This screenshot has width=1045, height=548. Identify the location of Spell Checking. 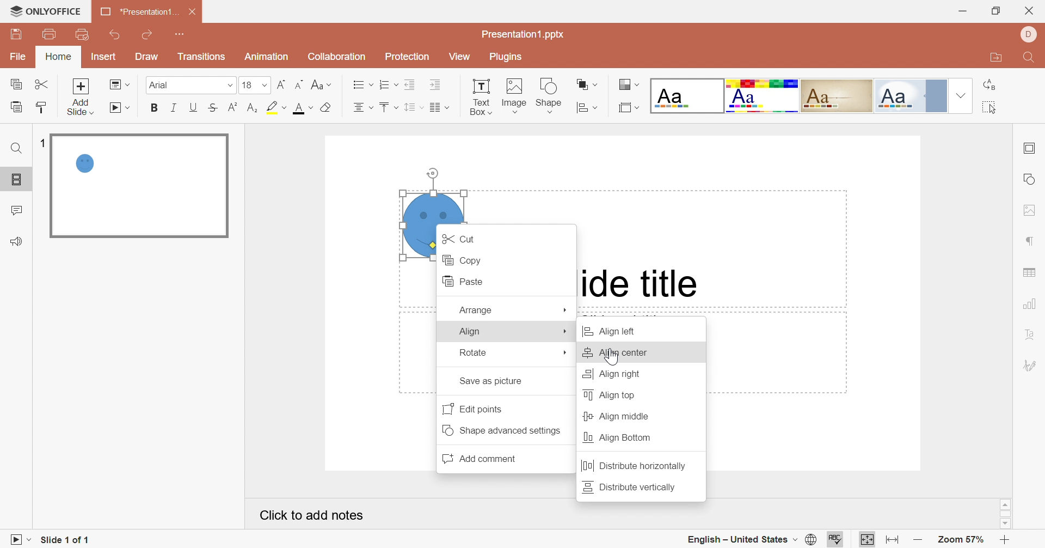
(837, 539).